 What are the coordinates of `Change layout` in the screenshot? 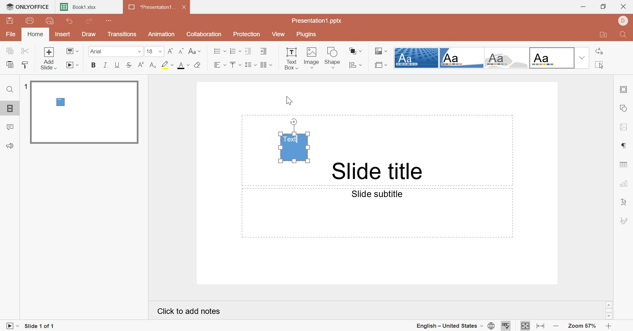 It's located at (72, 51).